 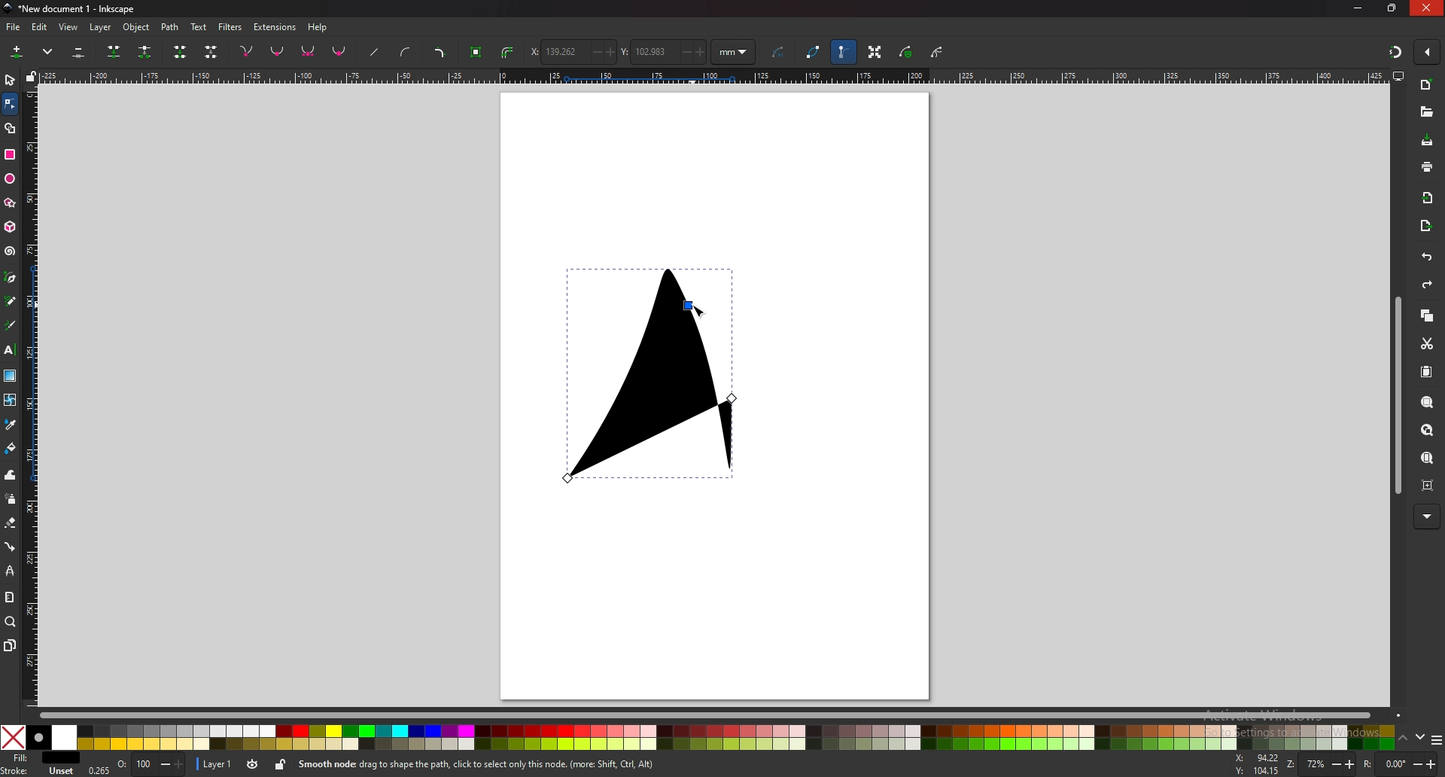 What do you see at coordinates (11, 278) in the screenshot?
I see `pen` at bounding box center [11, 278].